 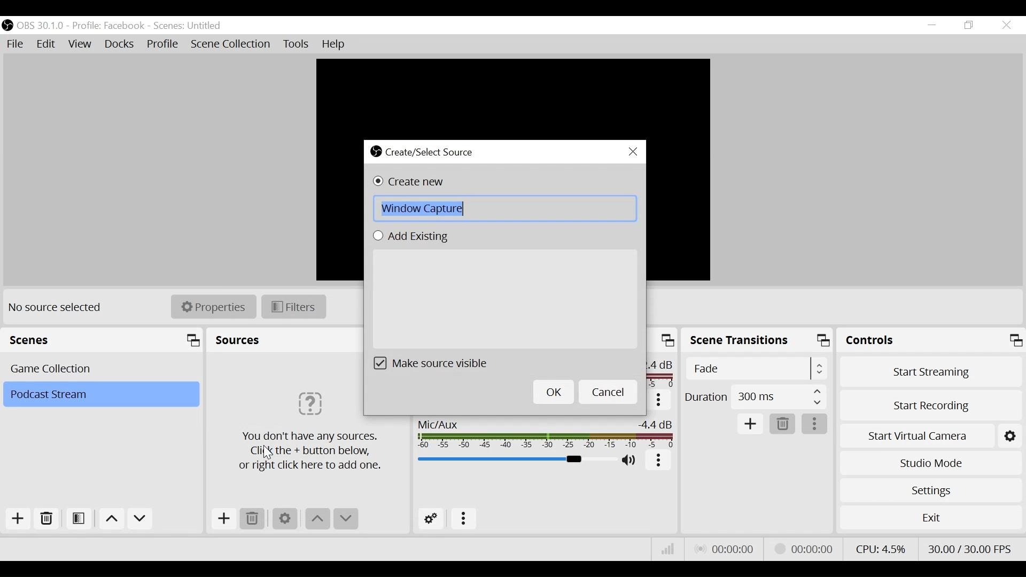 What do you see at coordinates (757, 368) in the screenshot?
I see `Select Scene Transitions` at bounding box center [757, 368].